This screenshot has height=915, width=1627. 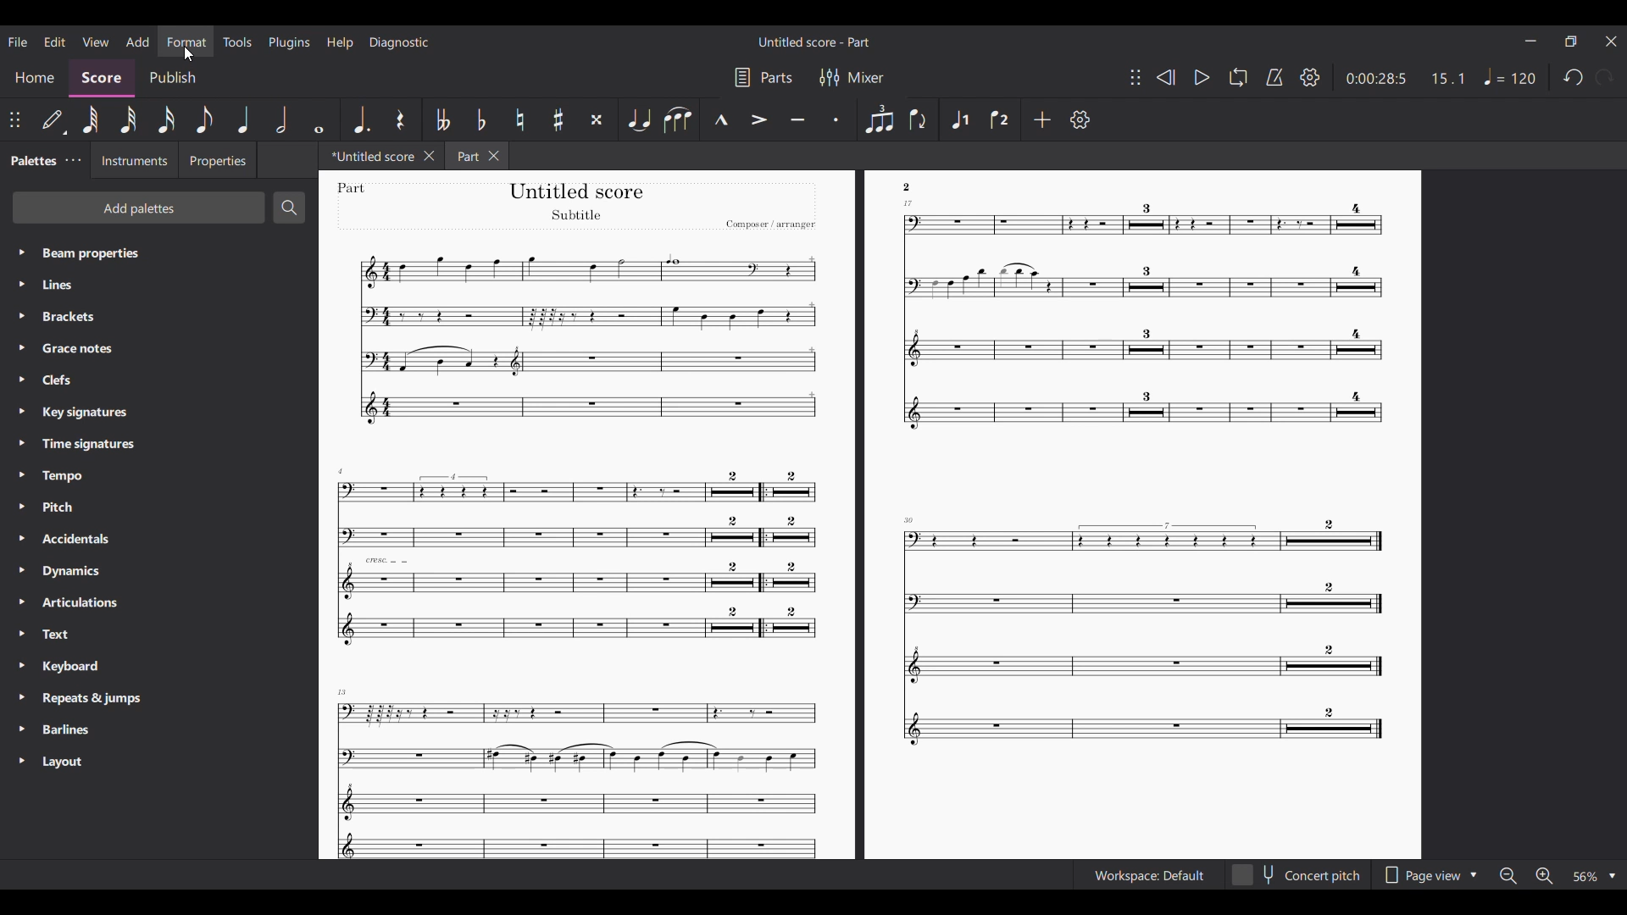 What do you see at coordinates (76, 380) in the screenshot?
I see `Clefs` at bounding box center [76, 380].